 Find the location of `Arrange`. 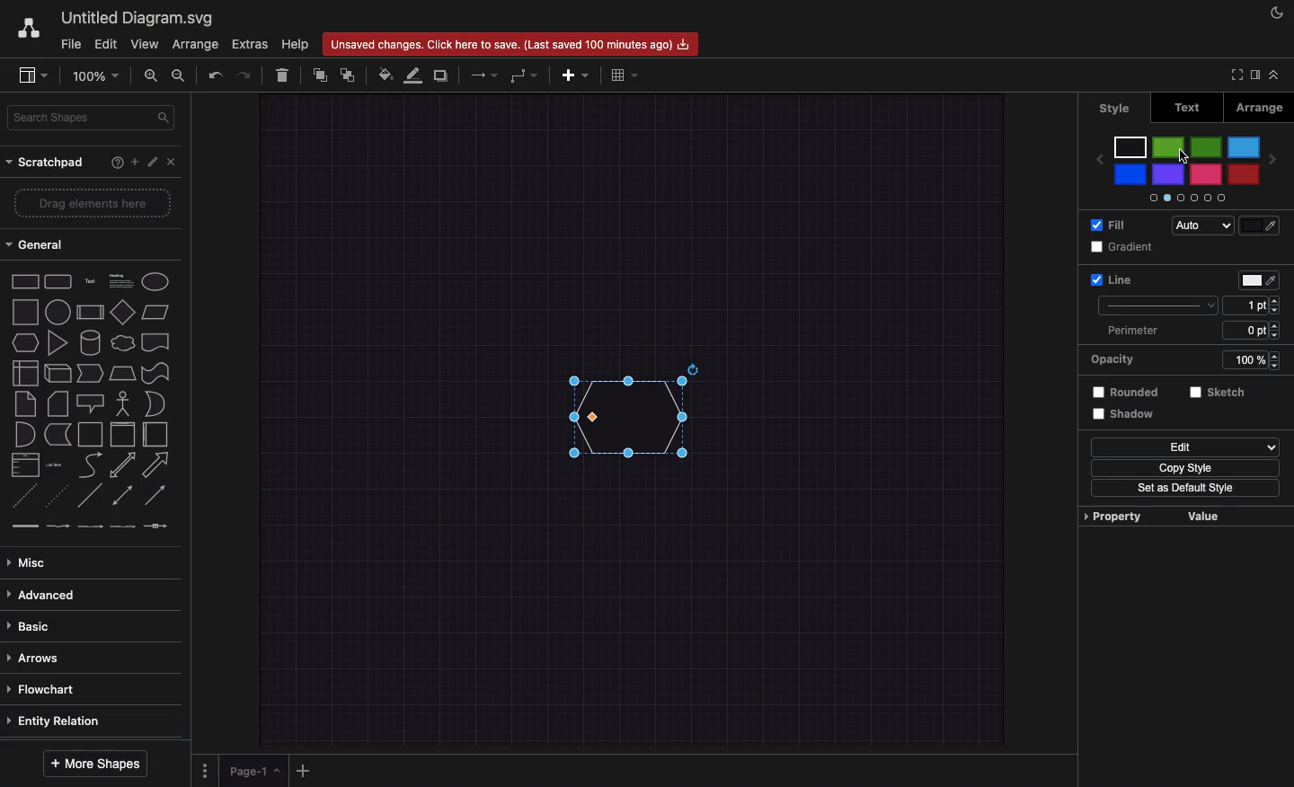

Arrange is located at coordinates (1258, 107).